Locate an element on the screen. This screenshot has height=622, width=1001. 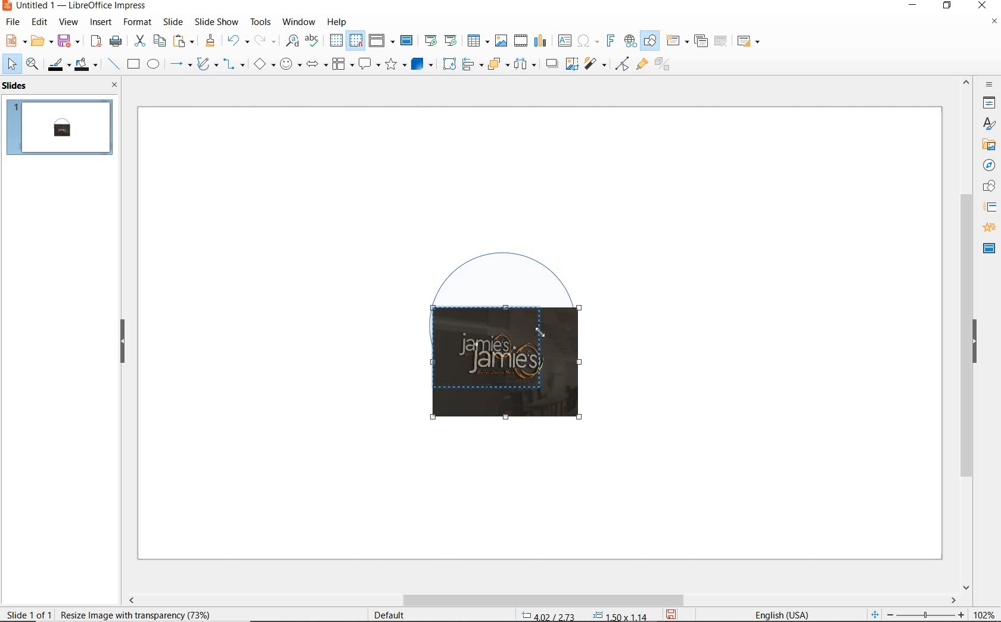
duplicate slide is located at coordinates (701, 41).